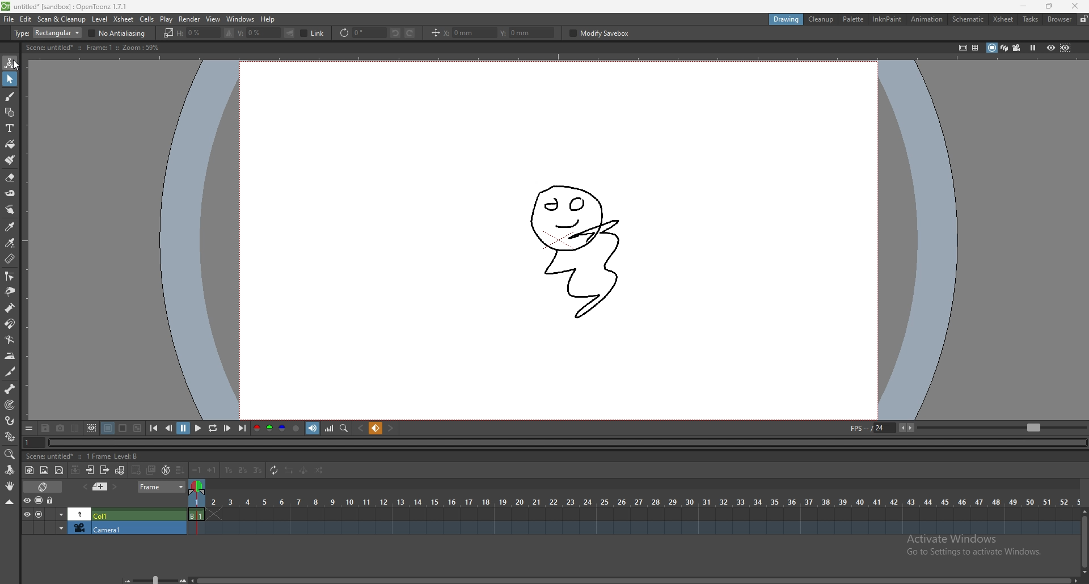 Image resolution: width=1089 pixels, height=584 pixels. Describe the element at coordinates (965, 428) in the screenshot. I see `fps` at that location.